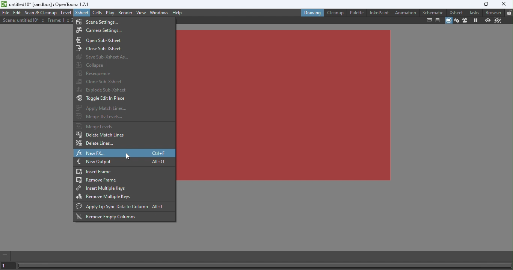  Describe the element at coordinates (100, 57) in the screenshot. I see `Save sub-xsheet` at that location.